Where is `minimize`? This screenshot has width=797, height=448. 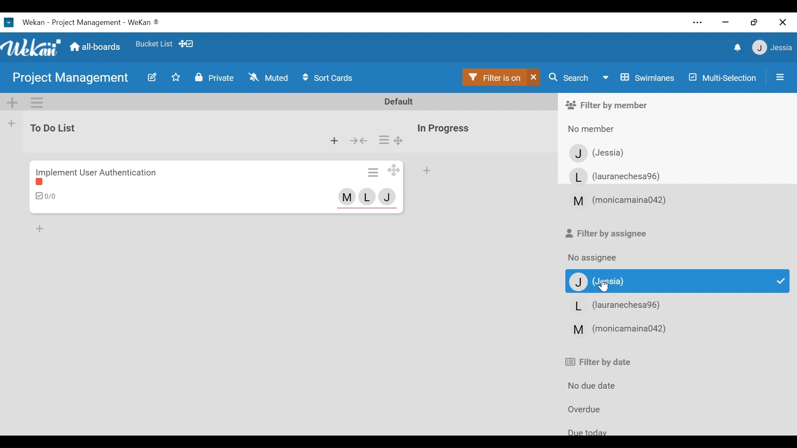
minimize is located at coordinates (726, 22).